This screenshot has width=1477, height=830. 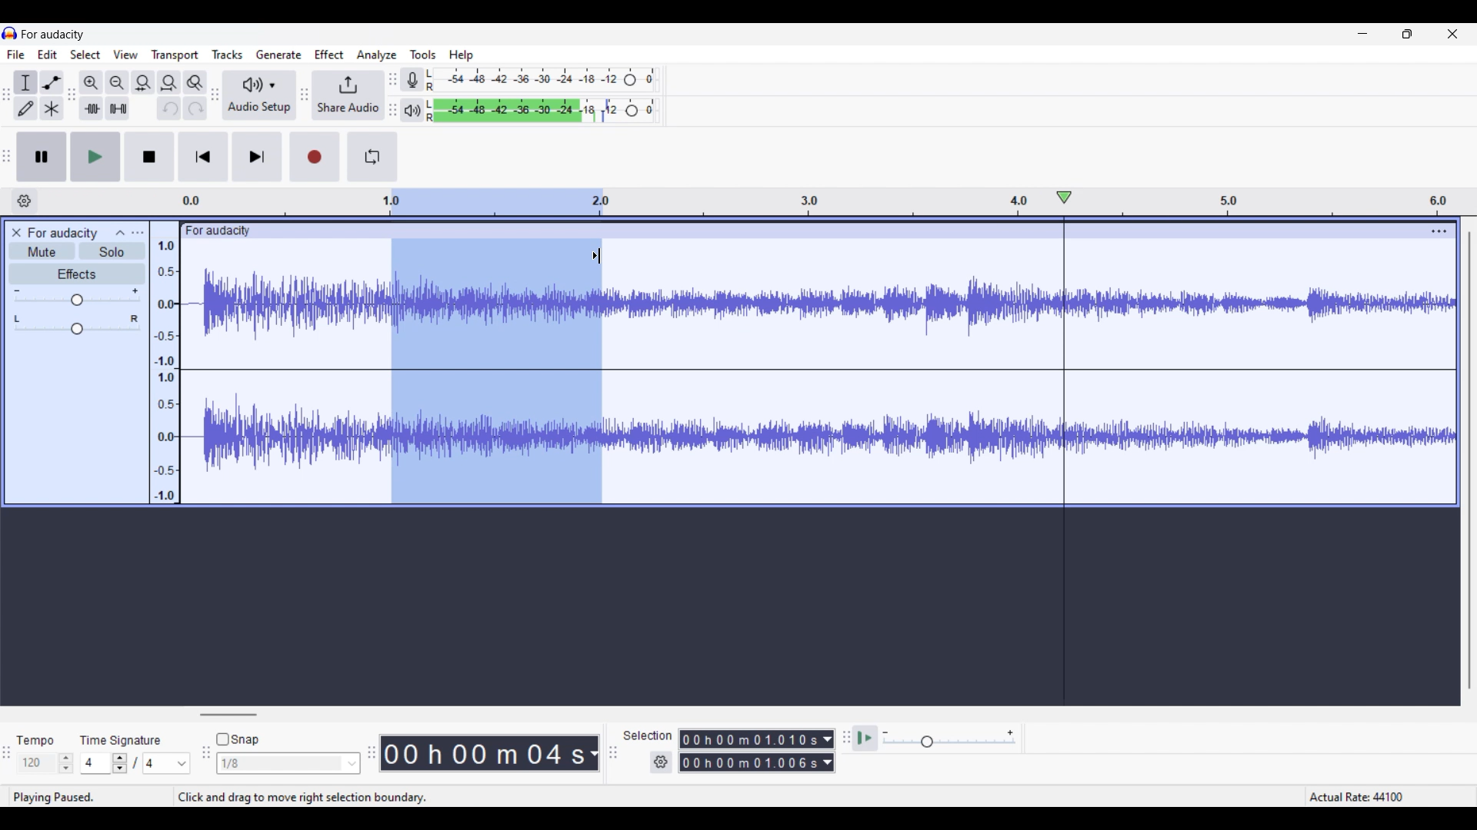 What do you see at coordinates (328, 55) in the screenshot?
I see `Effect menu` at bounding box center [328, 55].